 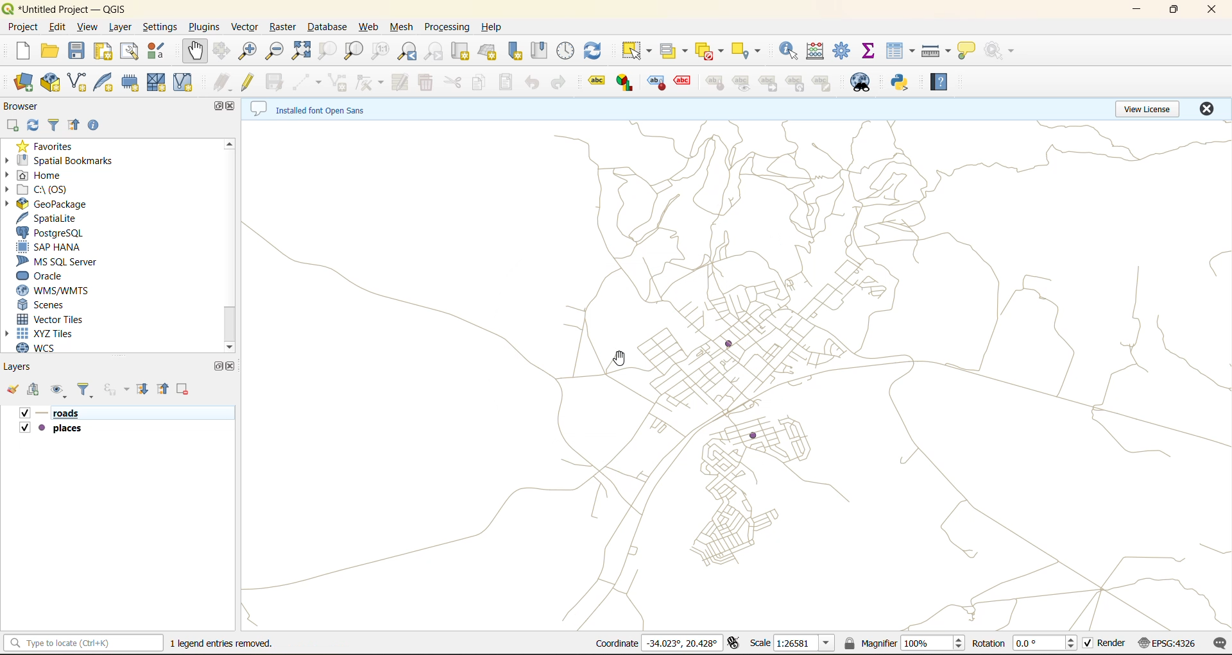 What do you see at coordinates (52, 83) in the screenshot?
I see `new geopackage` at bounding box center [52, 83].